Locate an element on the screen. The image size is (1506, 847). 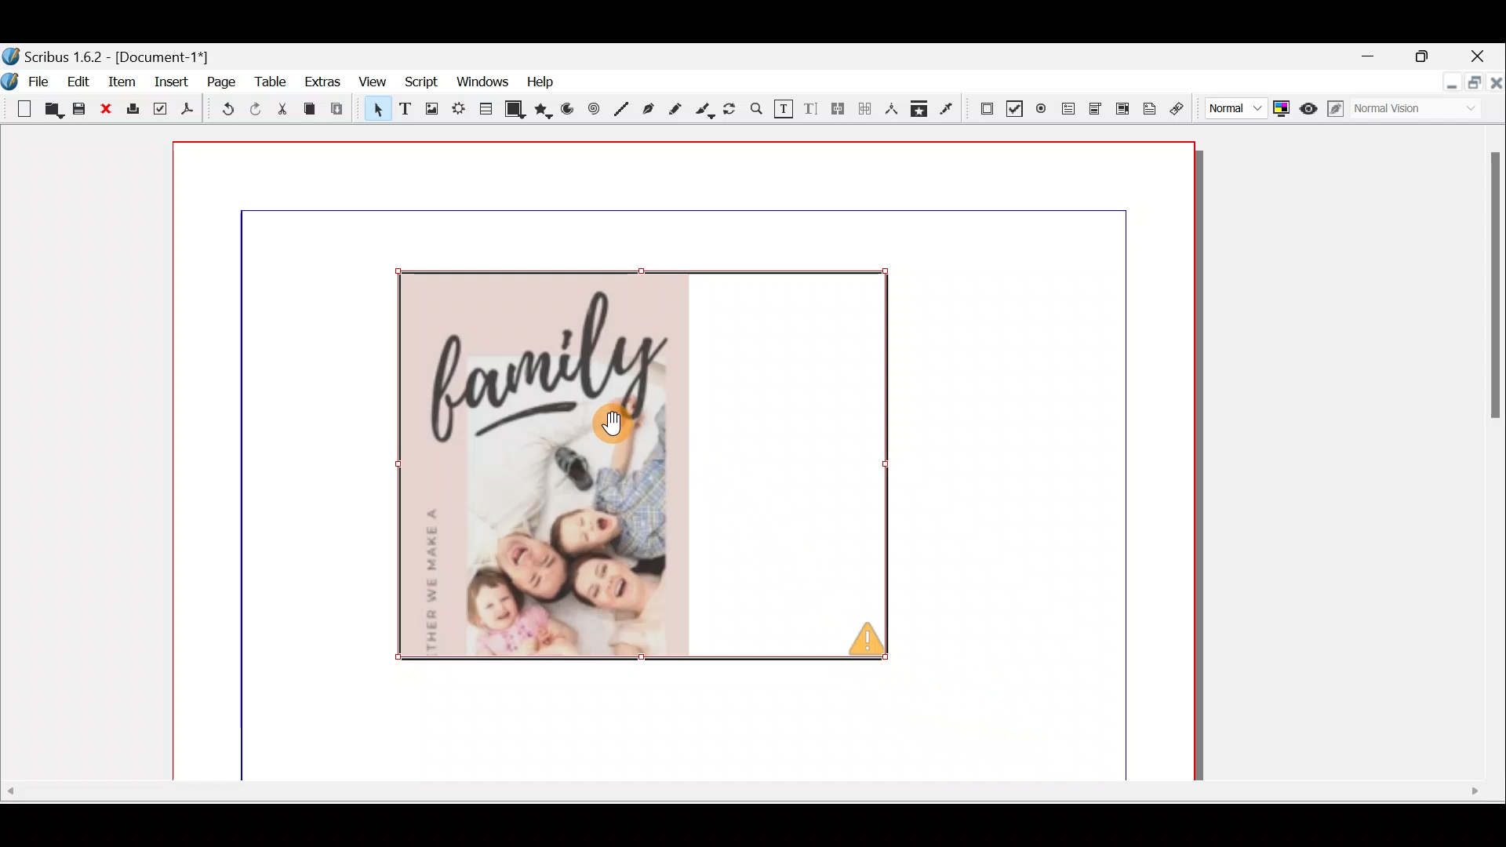
Windows is located at coordinates (484, 82).